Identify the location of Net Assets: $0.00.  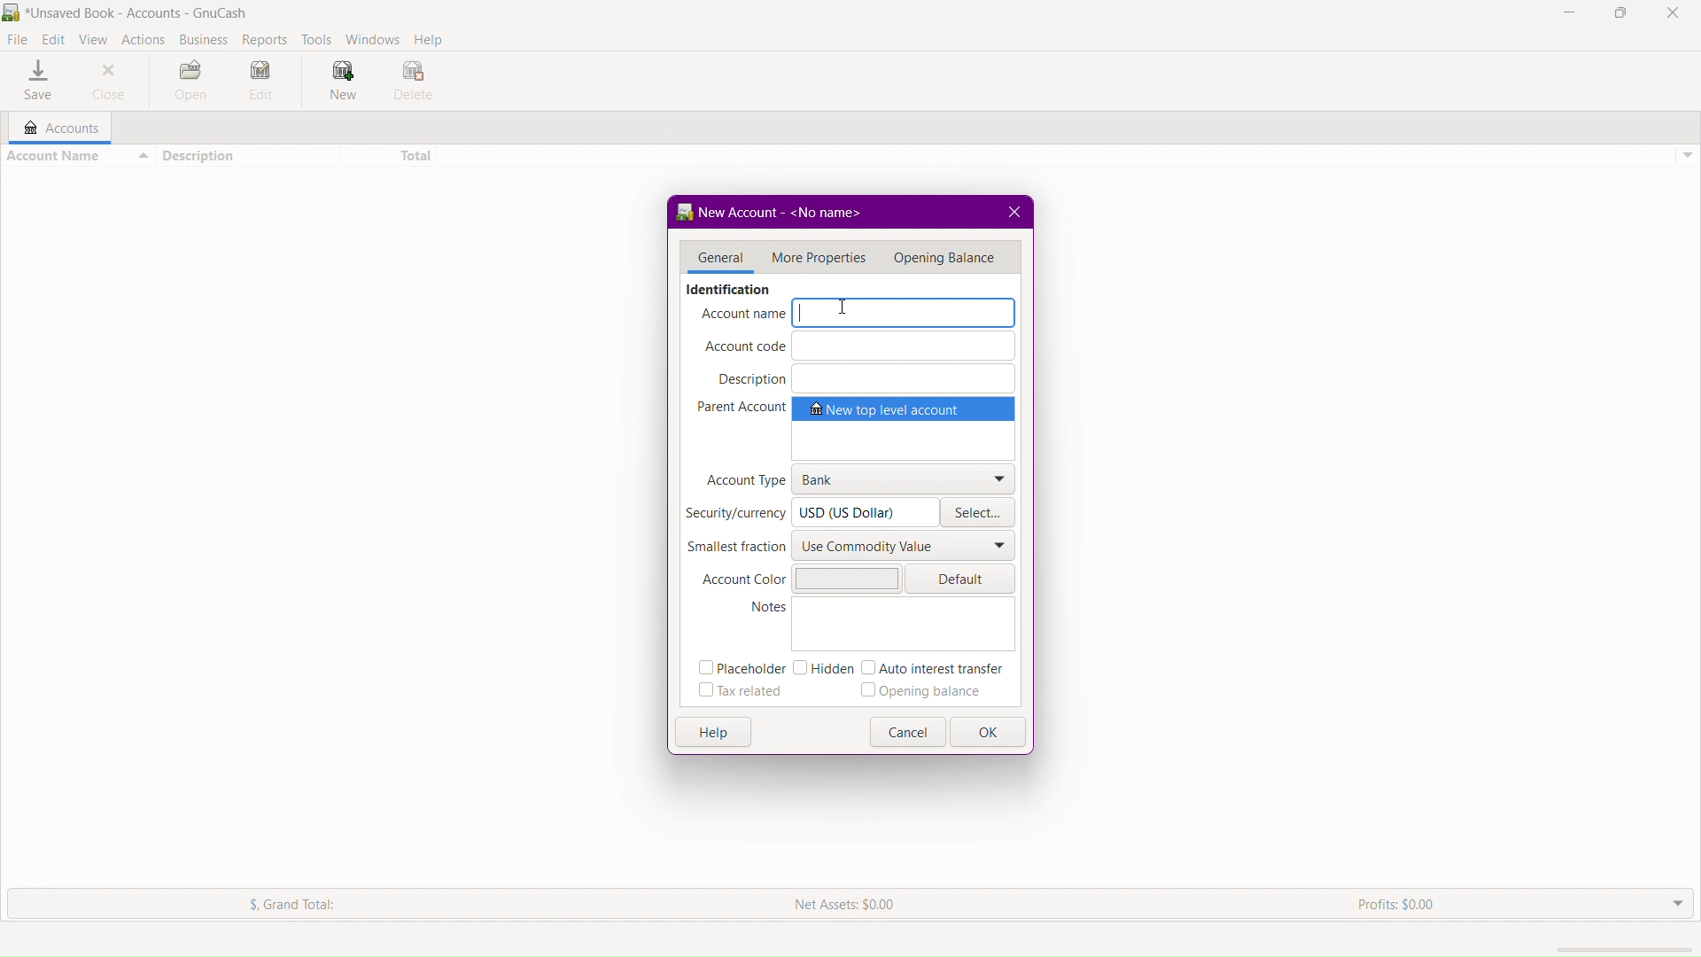
(848, 905).